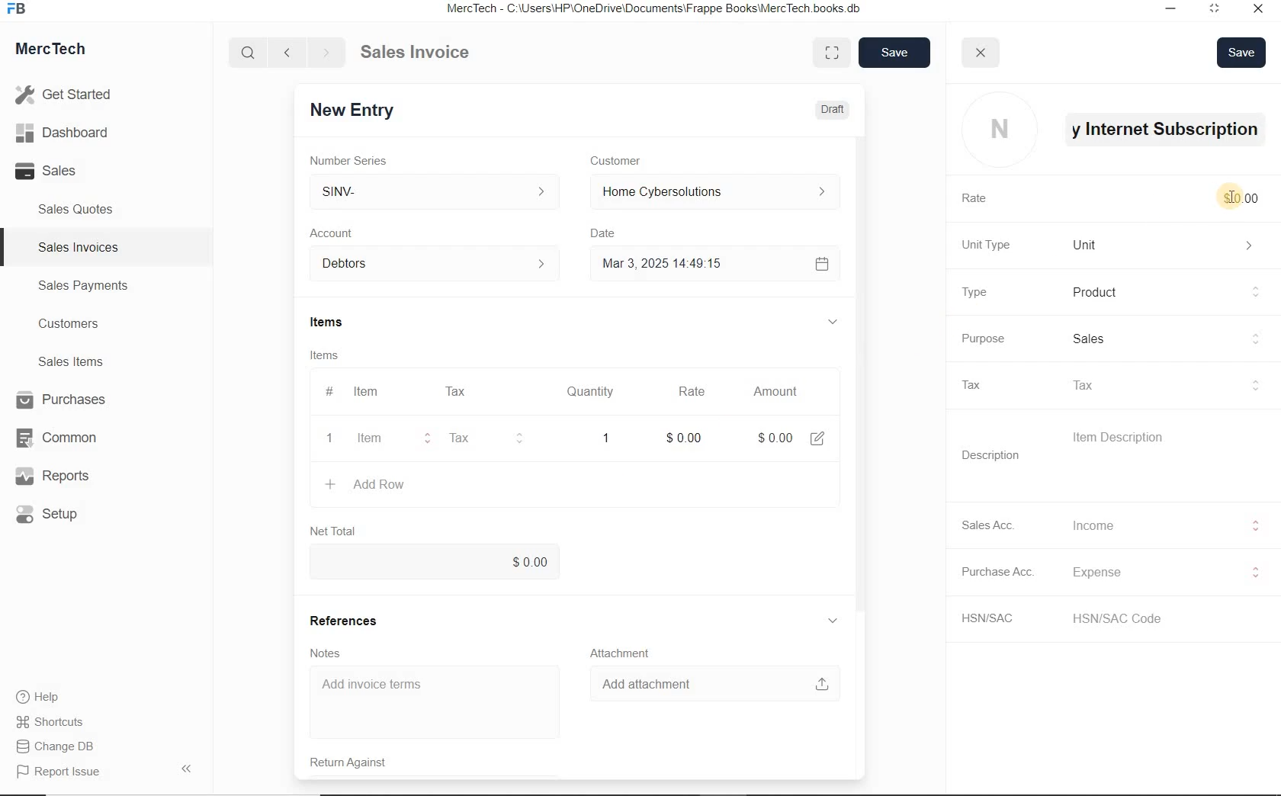 The width and height of the screenshot is (1281, 796). I want to click on Report Issue, so click(62, 772).